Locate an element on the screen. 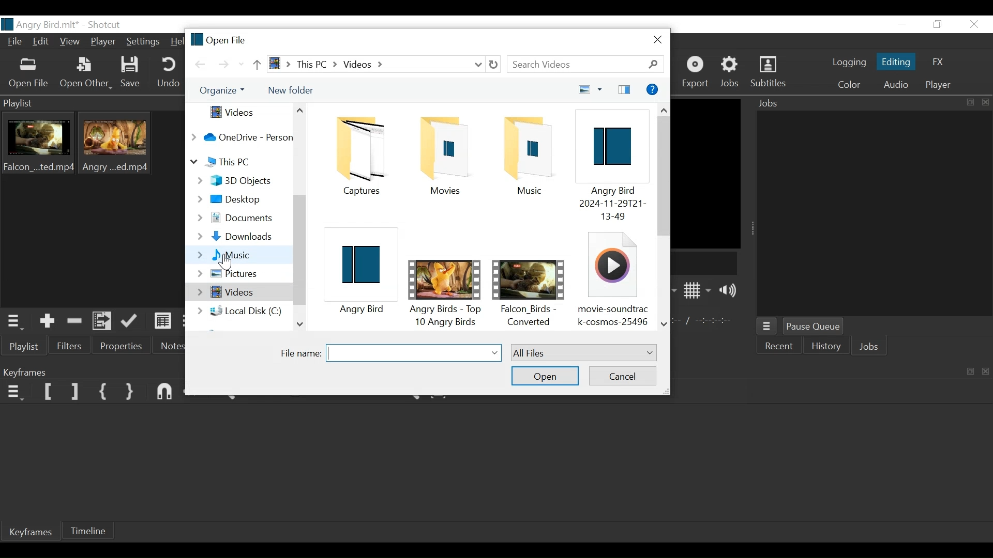  Add the source to the playlist is located at coordinates (49, 320).